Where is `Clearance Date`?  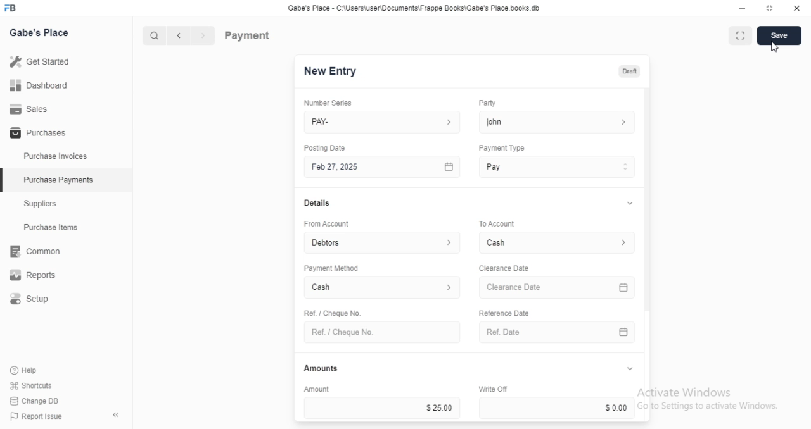
Clearance Date is located at coordinates (503, 268).